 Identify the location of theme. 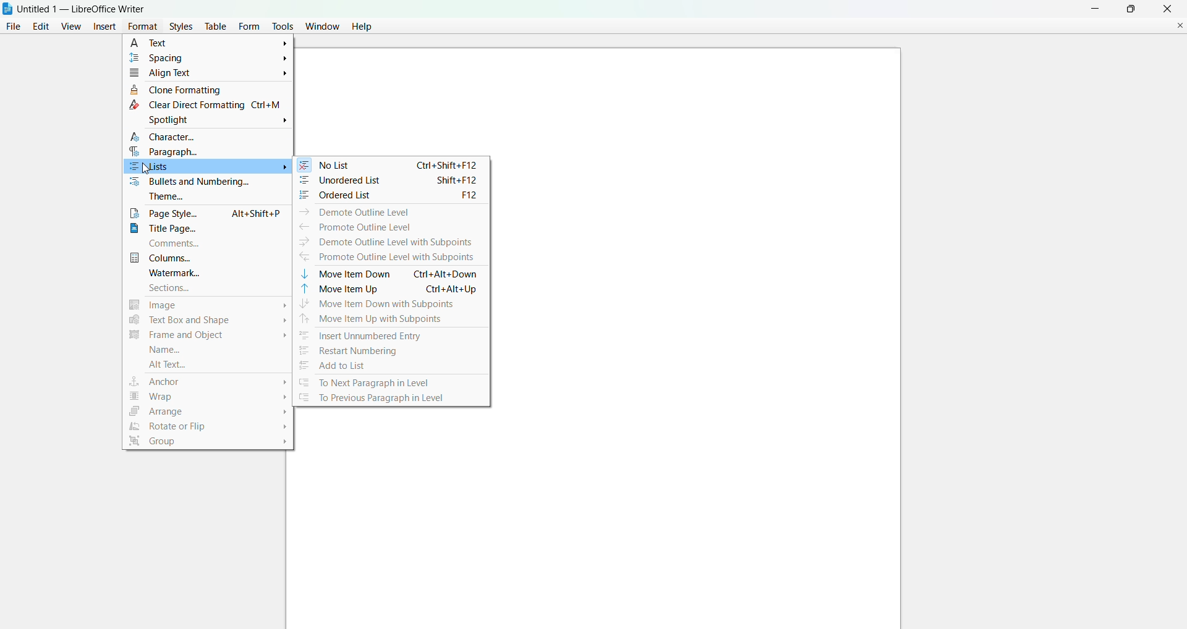
(160, 198).